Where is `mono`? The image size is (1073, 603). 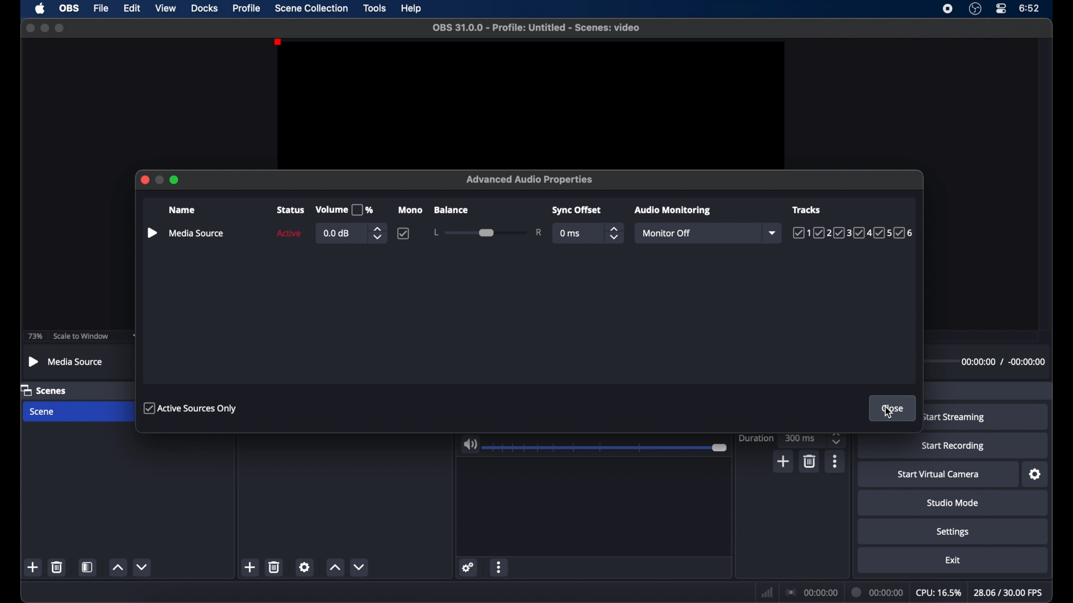
mono is located at coordinates (410, 210).